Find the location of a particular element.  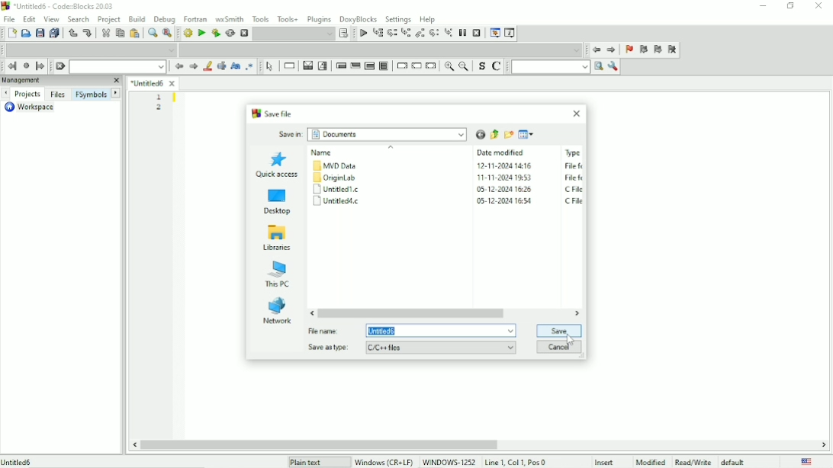

Type is located at coordinates (573, 175).